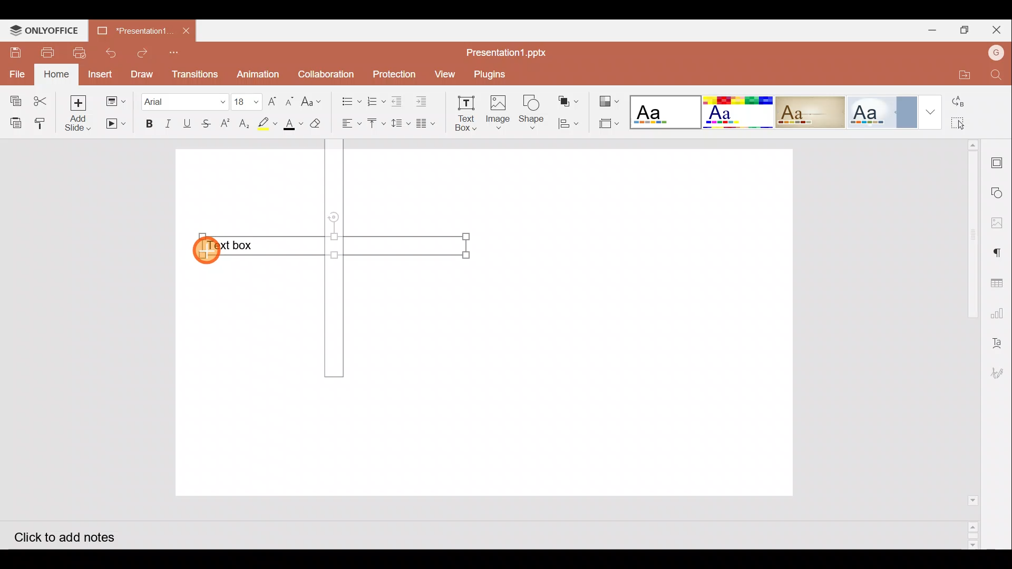  I want to click on Slide settings, so click(1000, 161).